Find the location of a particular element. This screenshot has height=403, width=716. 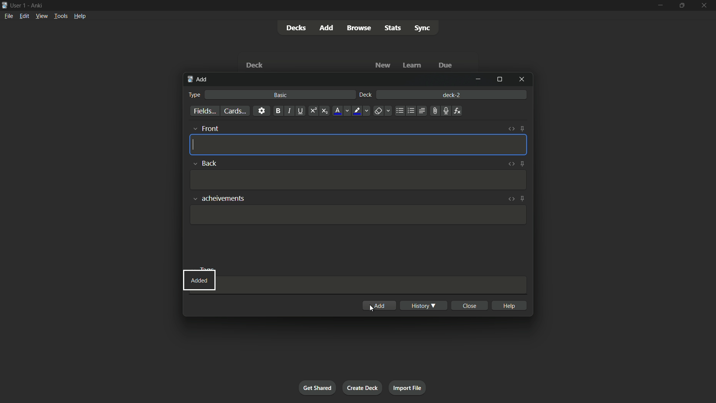

basic is located at coordinates (281, 95).